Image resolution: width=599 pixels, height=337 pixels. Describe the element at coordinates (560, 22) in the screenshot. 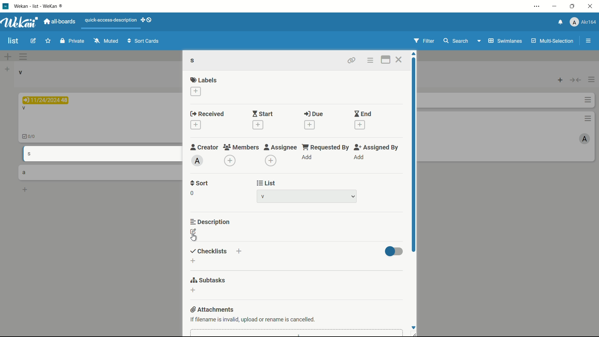

I see `notifications` at that location.